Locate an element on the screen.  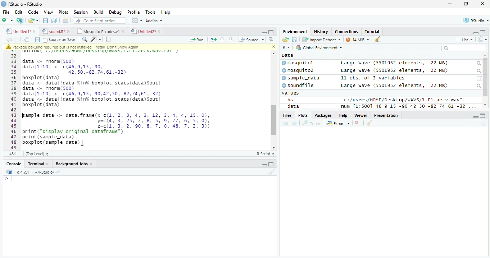
Edit is located at coordinates (19, 12).